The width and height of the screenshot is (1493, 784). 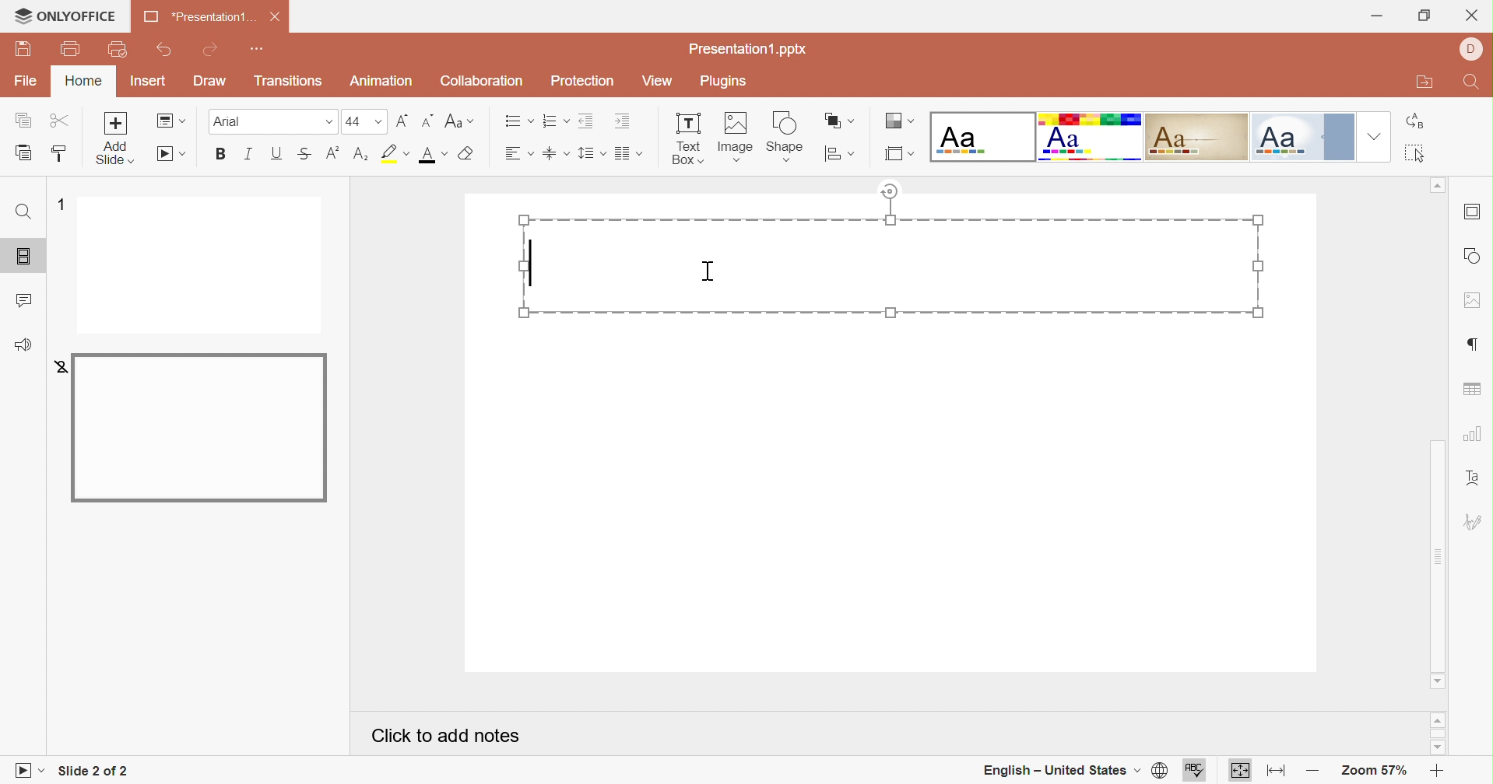 What do you see at coordinates (1417, 153) in the screenshot?
I see `Select all` at bounding box center [1417, 153].